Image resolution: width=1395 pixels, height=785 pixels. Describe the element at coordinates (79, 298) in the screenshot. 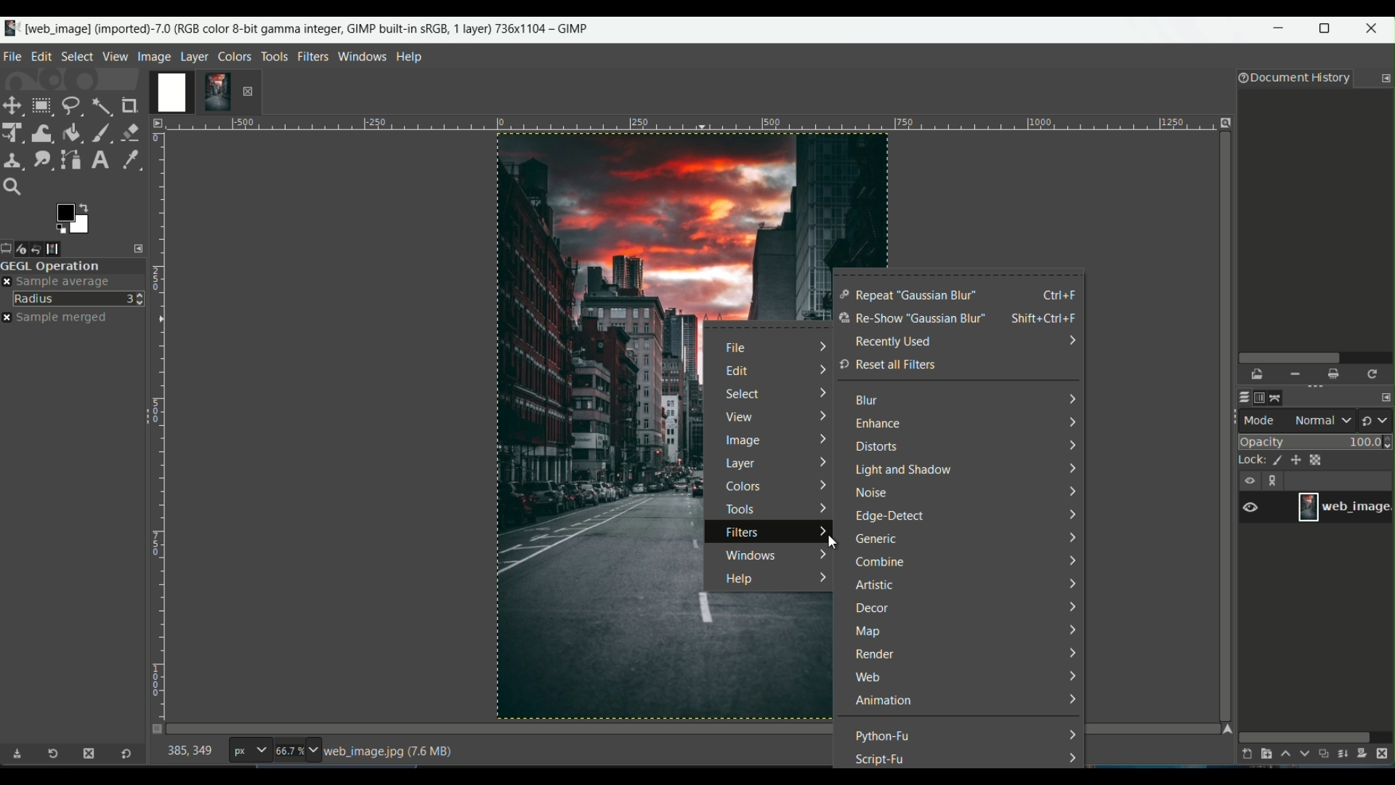

I see `color picker average radius` at that location.